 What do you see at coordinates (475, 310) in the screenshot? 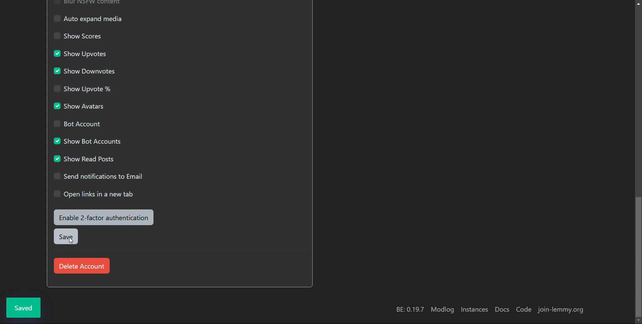
I see `instances` at bounding box center [475, 310].